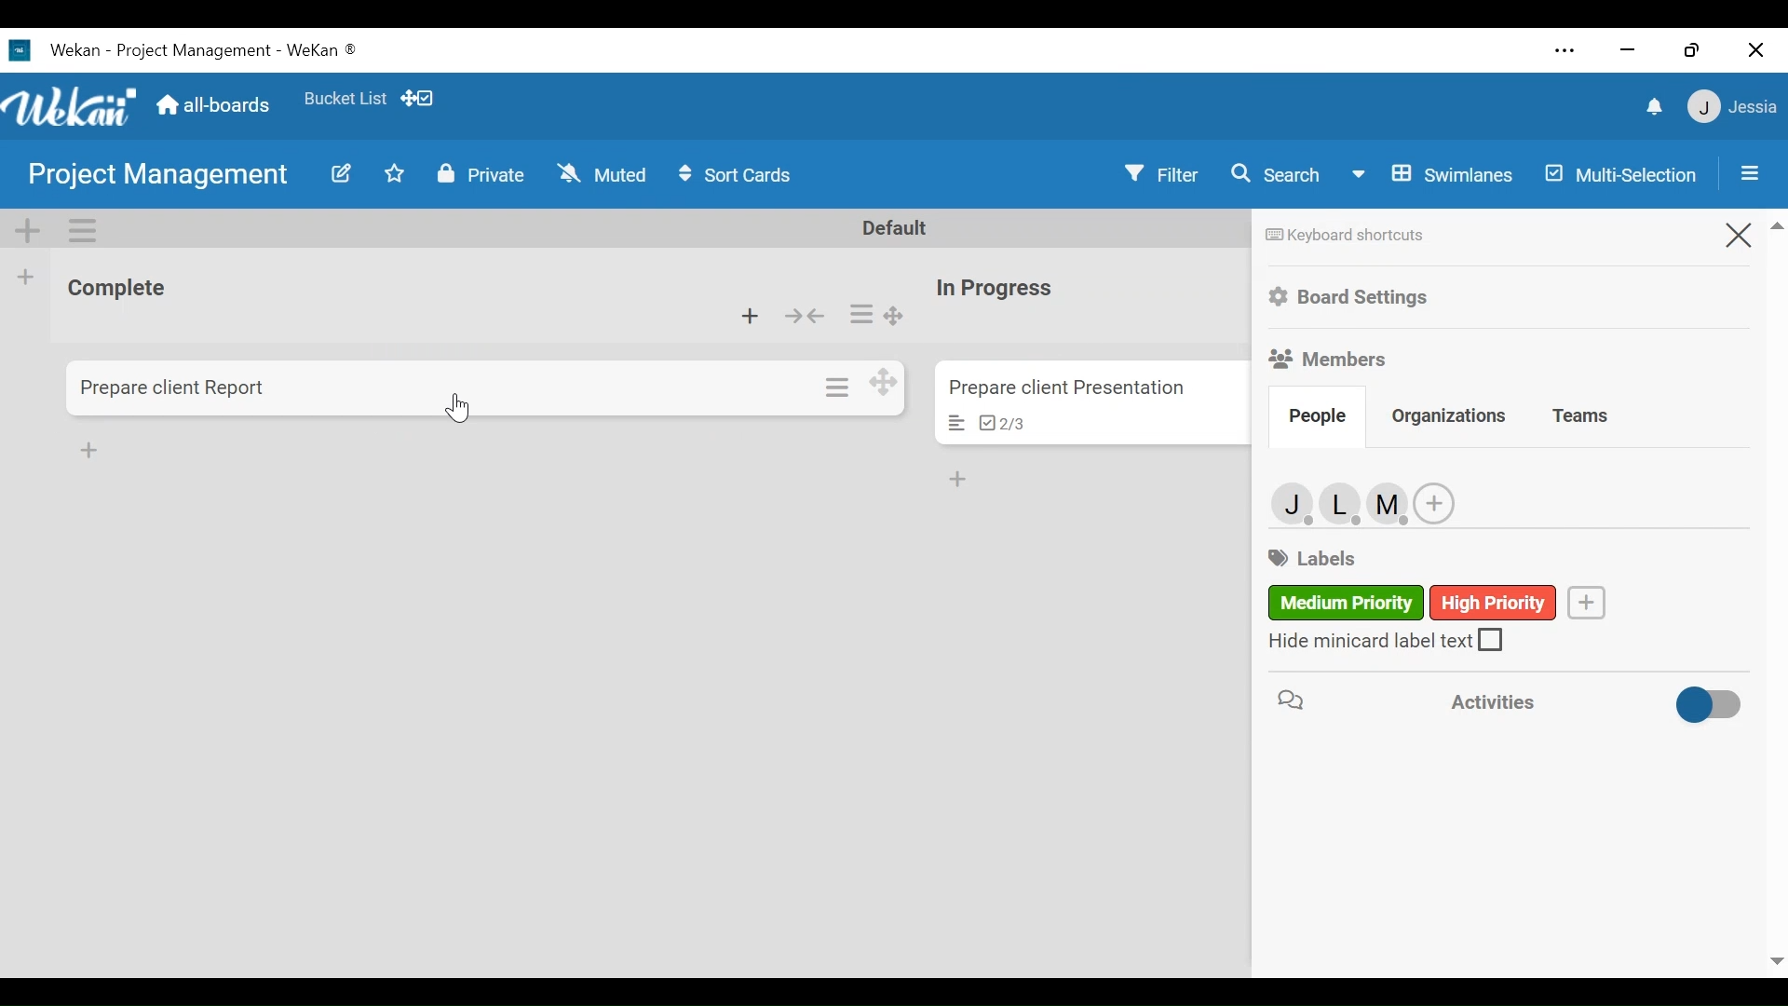 Image resolution: width=1788 pixels, height=1006 pixels. What do you see at coordinates (807, 318) in the screenshot?
I see `Collapse` at bounding box center [807, 318].